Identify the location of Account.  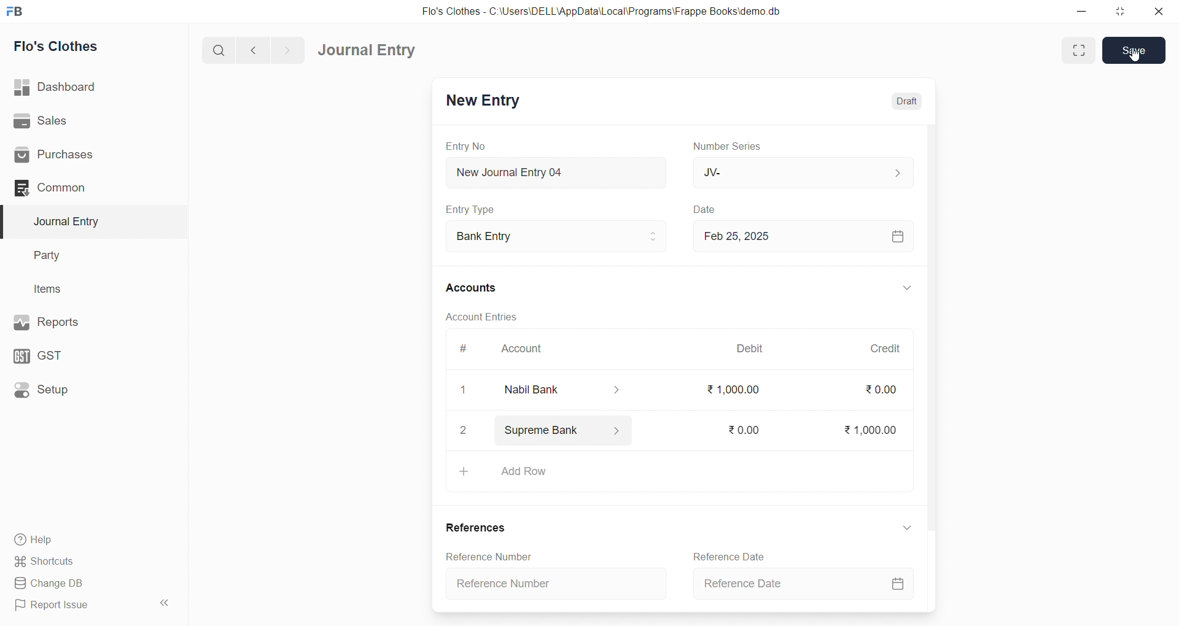
(519, 351).